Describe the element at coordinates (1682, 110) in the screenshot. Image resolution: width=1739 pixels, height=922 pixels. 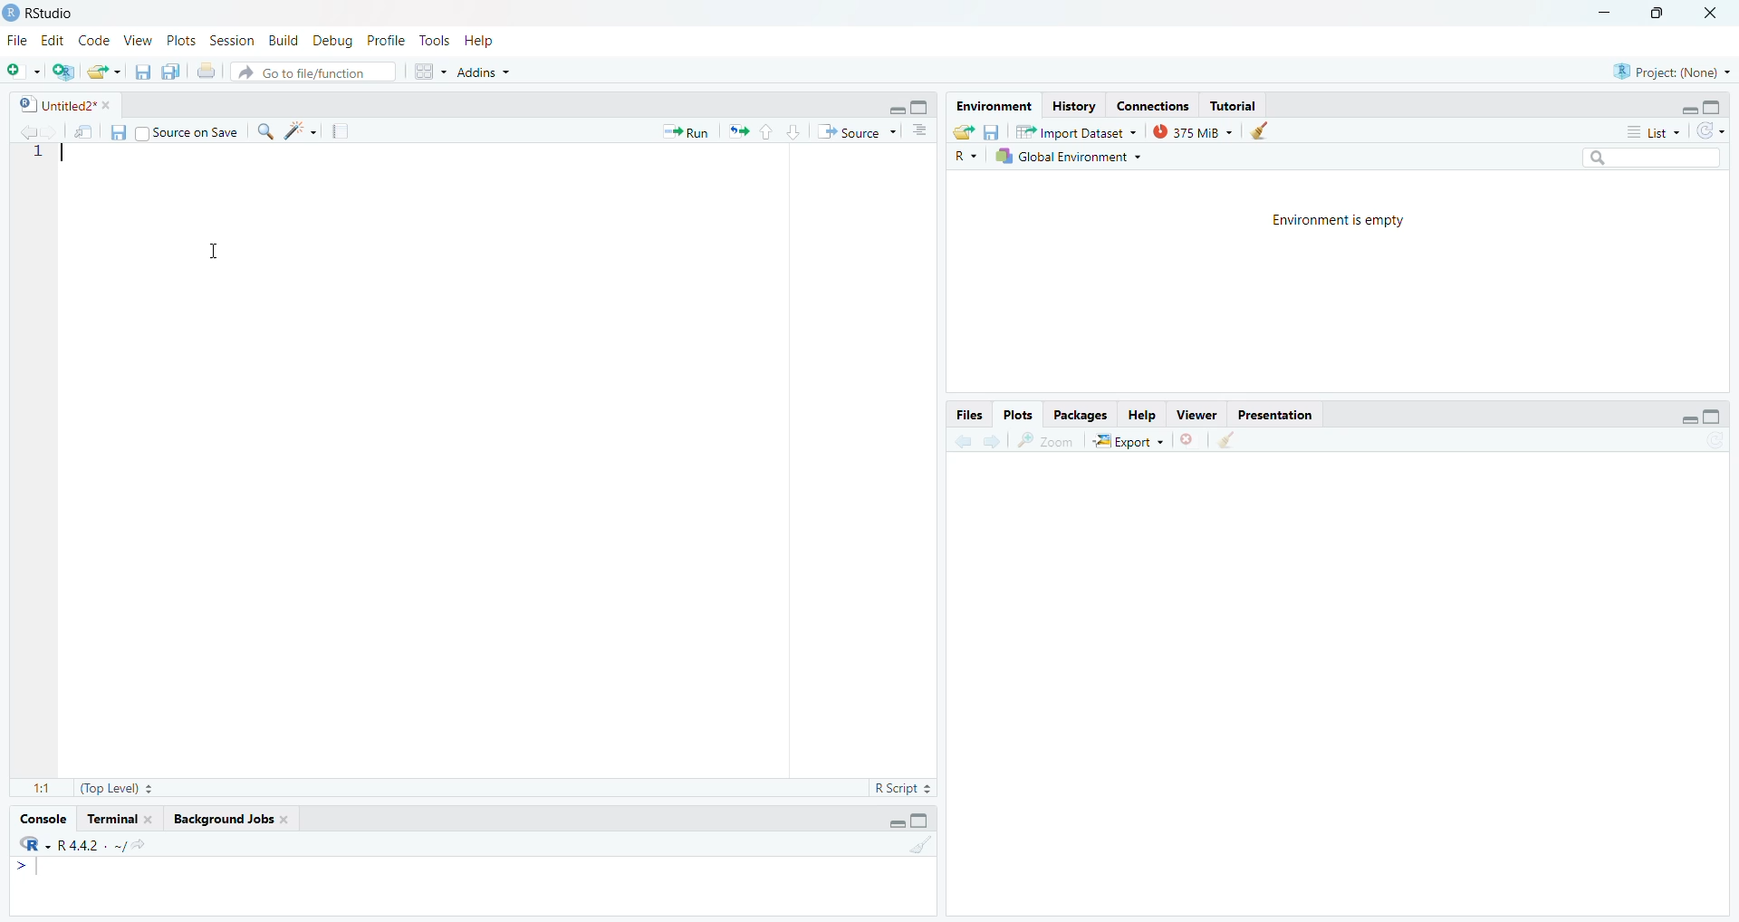
I see `hide r script` at that location.